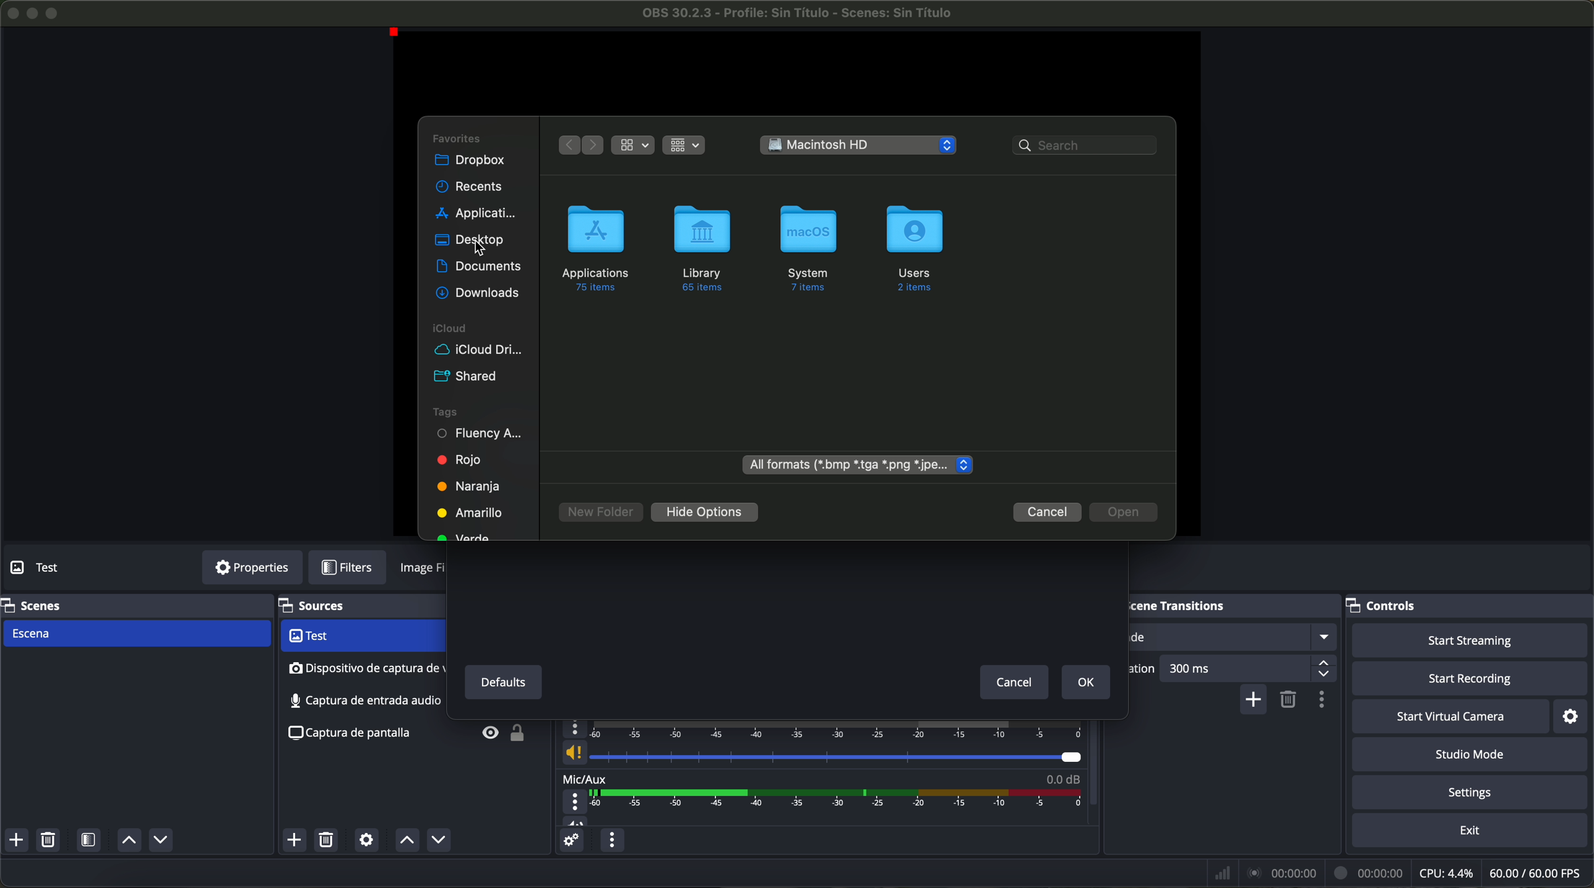 This screenshot has width=1594, height=888. Describe the element at coordinates (478, 350) in the screenshot. I see `icloud drive` at that location.